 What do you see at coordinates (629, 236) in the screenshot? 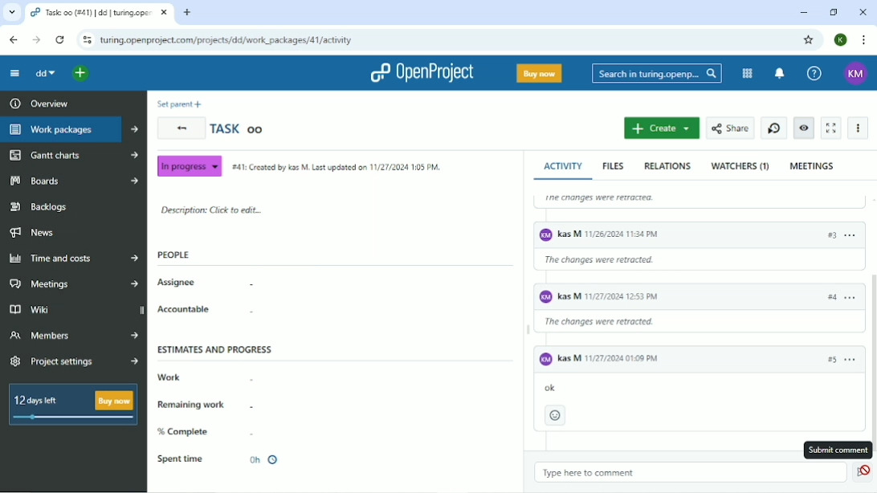
I see `KM Kas M 11/26/2024 11:34 PM` at bounding box center [629, 236].